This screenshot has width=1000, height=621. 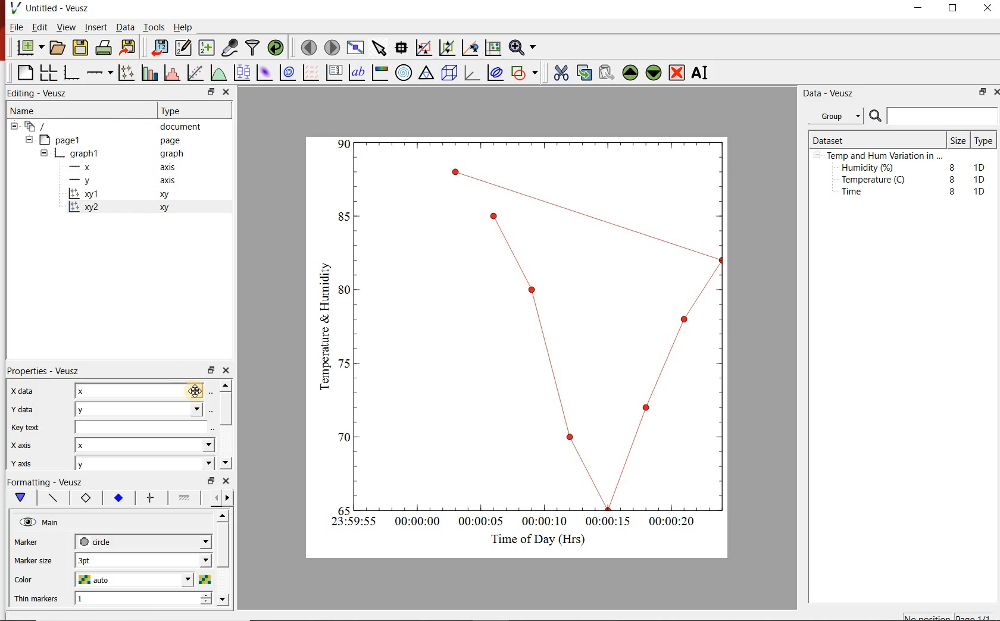 What do you see at coordinates (343, 509) in the screenshot?
I see `0` at bounding box center [343, 509].